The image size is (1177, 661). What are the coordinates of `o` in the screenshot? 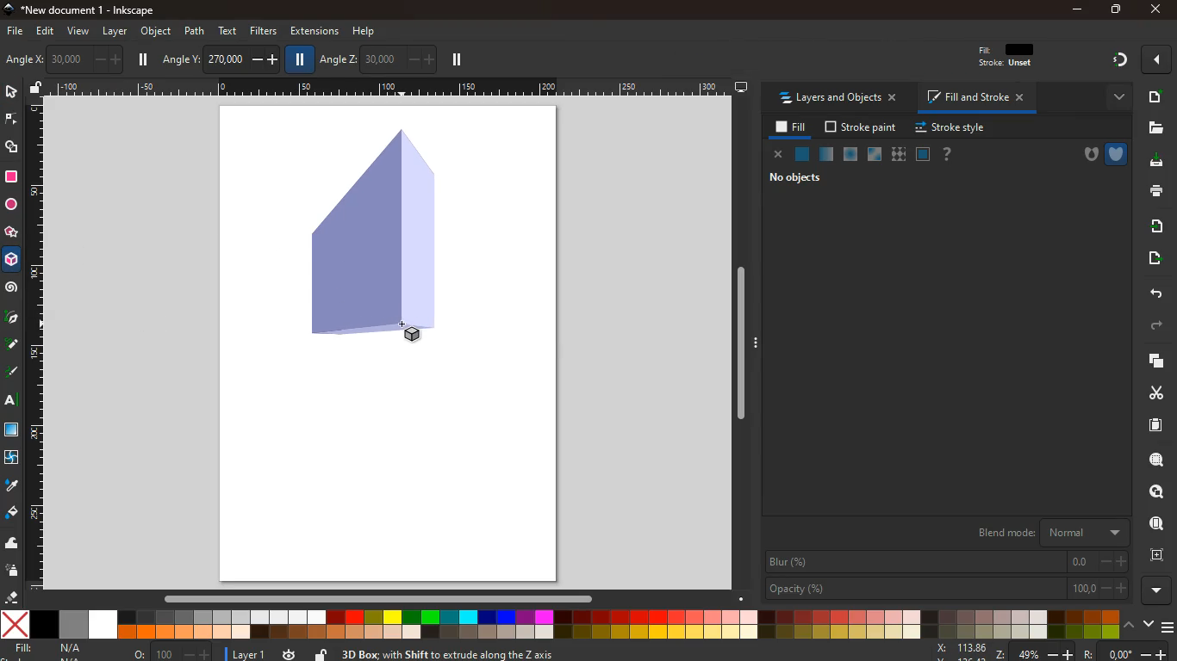 It's located at (169, 652).